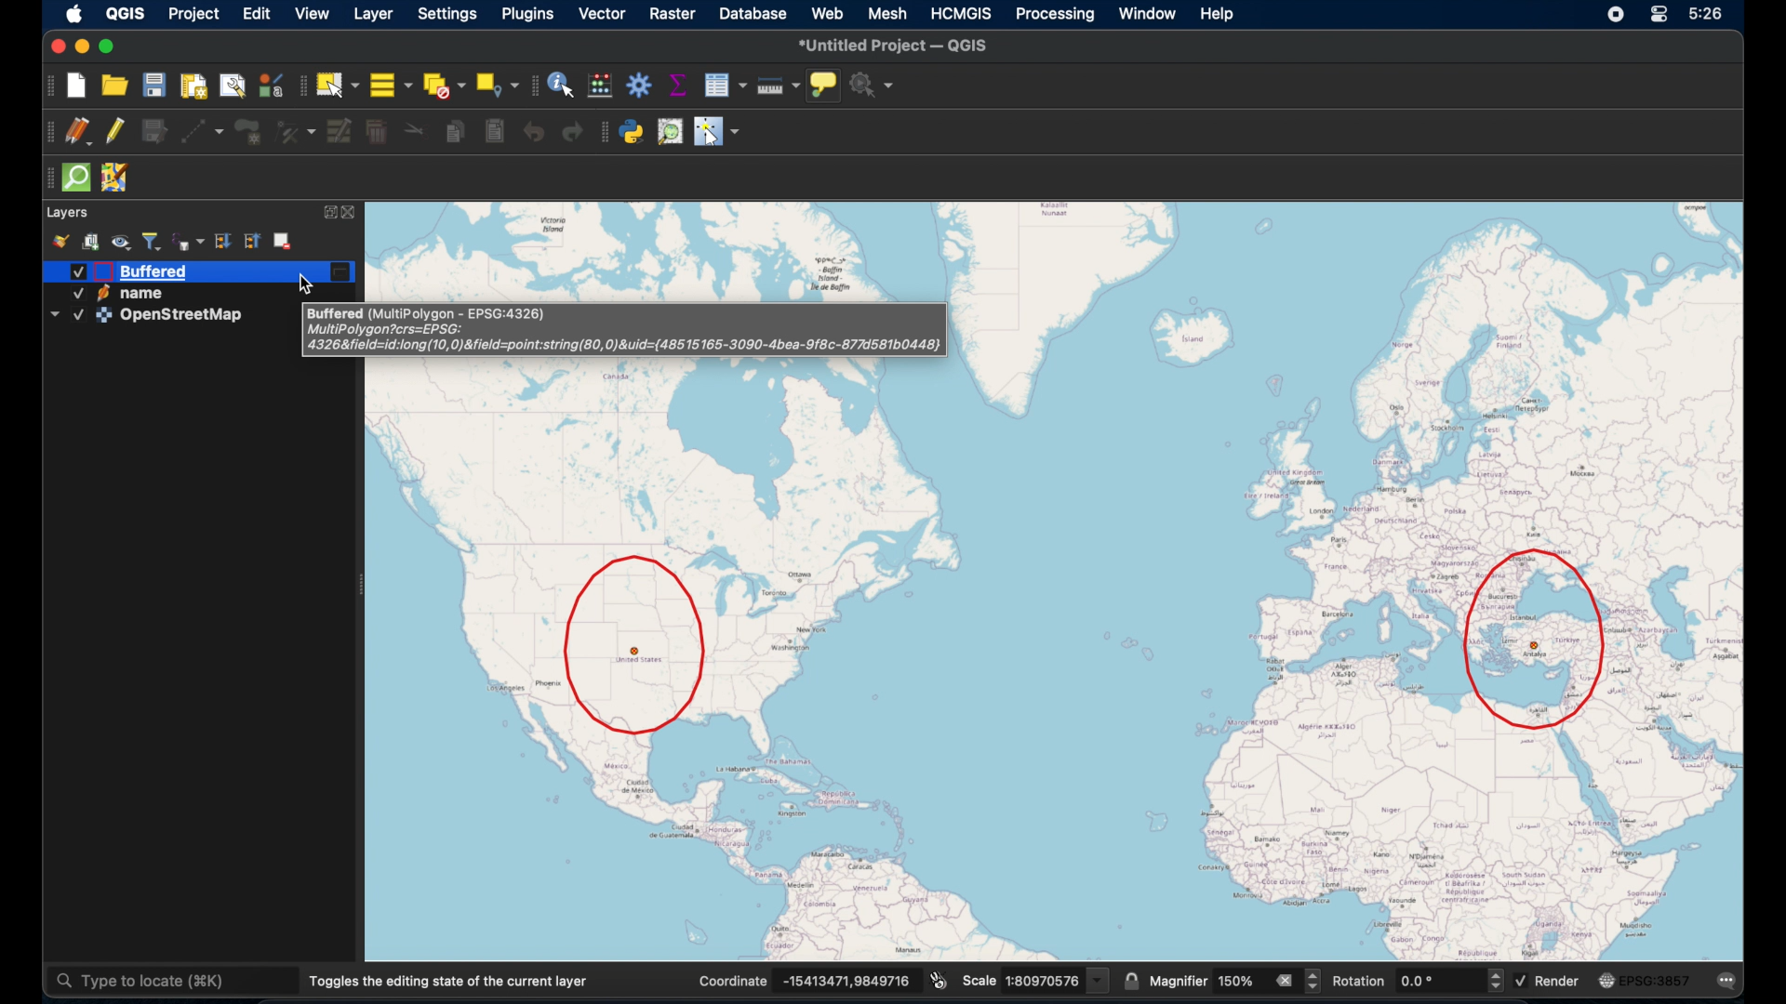 The image size is (1786, 1004). Describe the element at coordinates (1225, 16) in the screenshot. I see `help` at that location.